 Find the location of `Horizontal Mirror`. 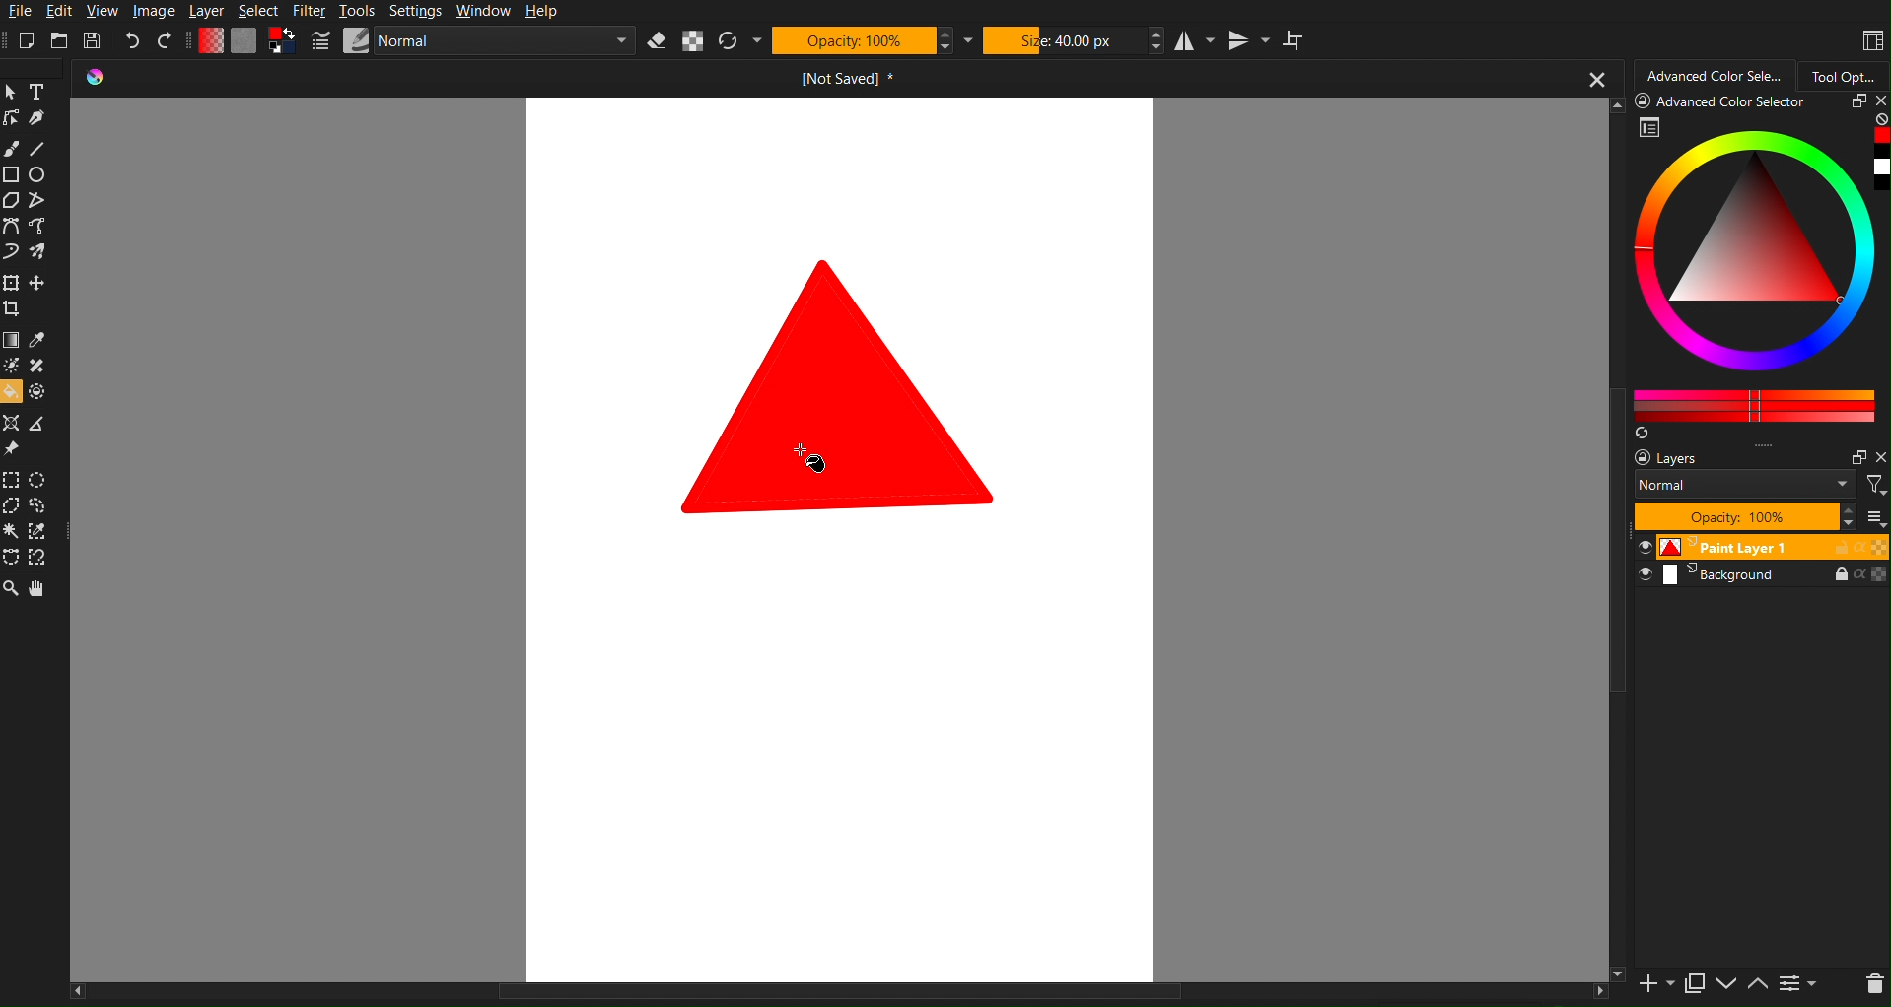

Horizontal Mirror is located at coordinates (1196, 40).